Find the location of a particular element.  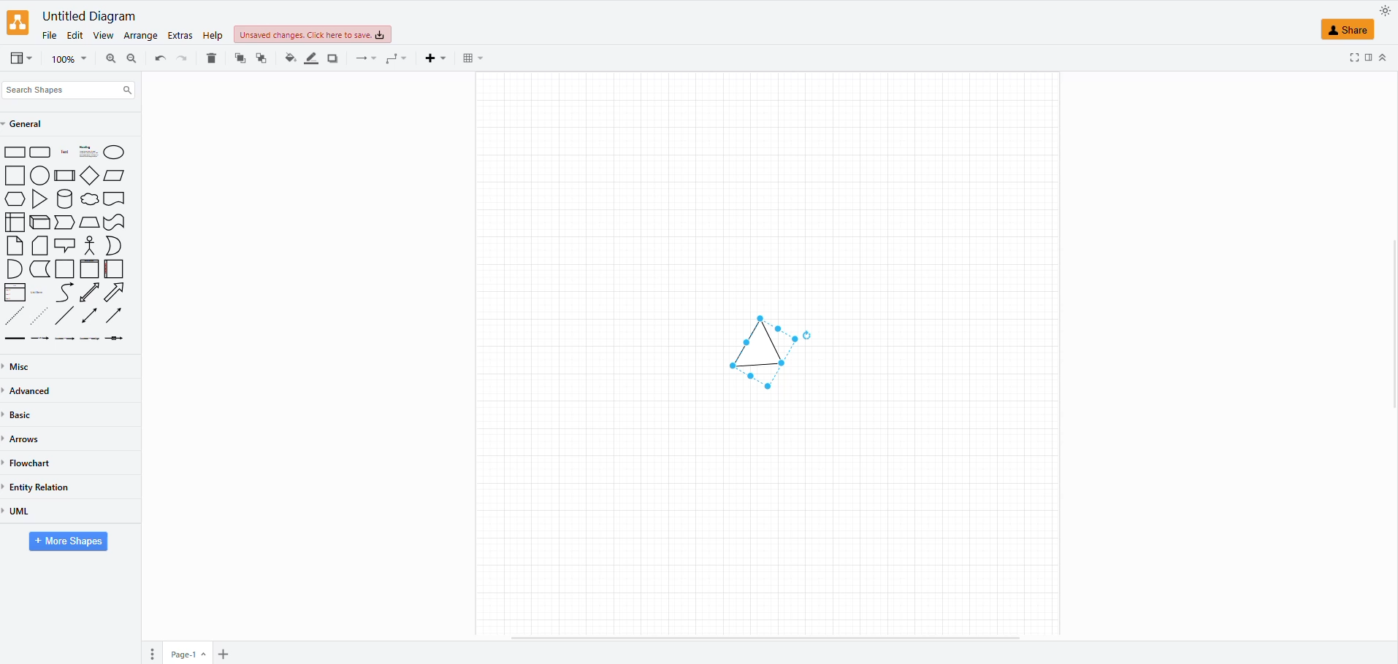

Dotted Arrow is located at coordinates (42, 315).